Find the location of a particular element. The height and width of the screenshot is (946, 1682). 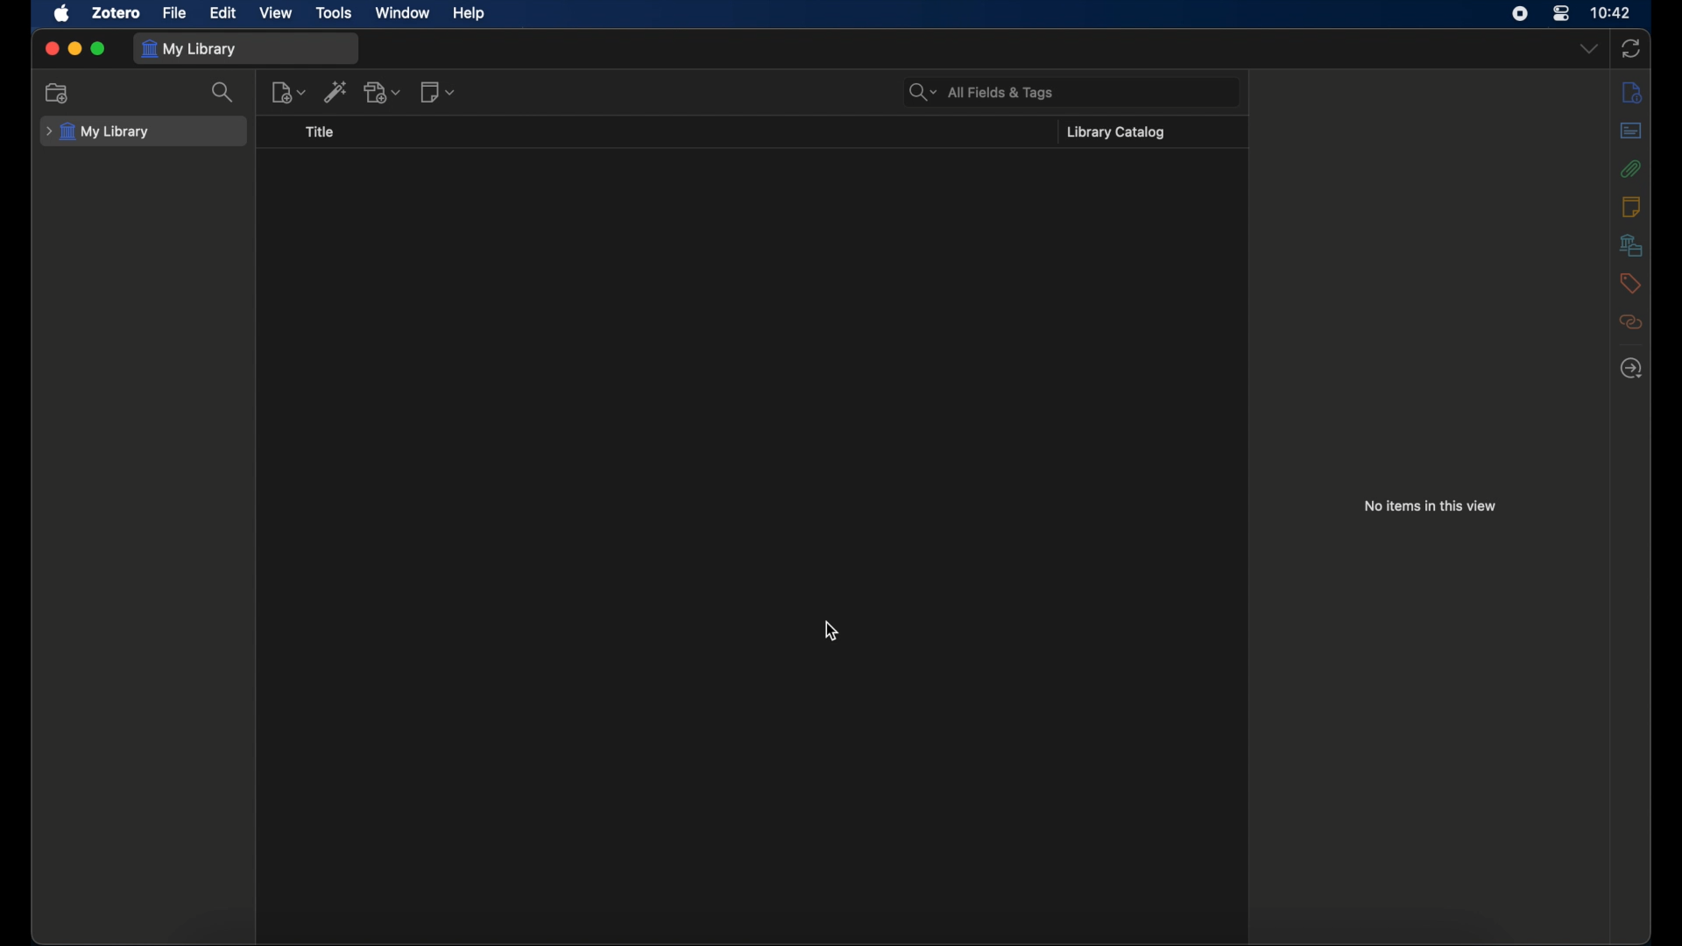

dropdown is located at coordinates (1588, 49).